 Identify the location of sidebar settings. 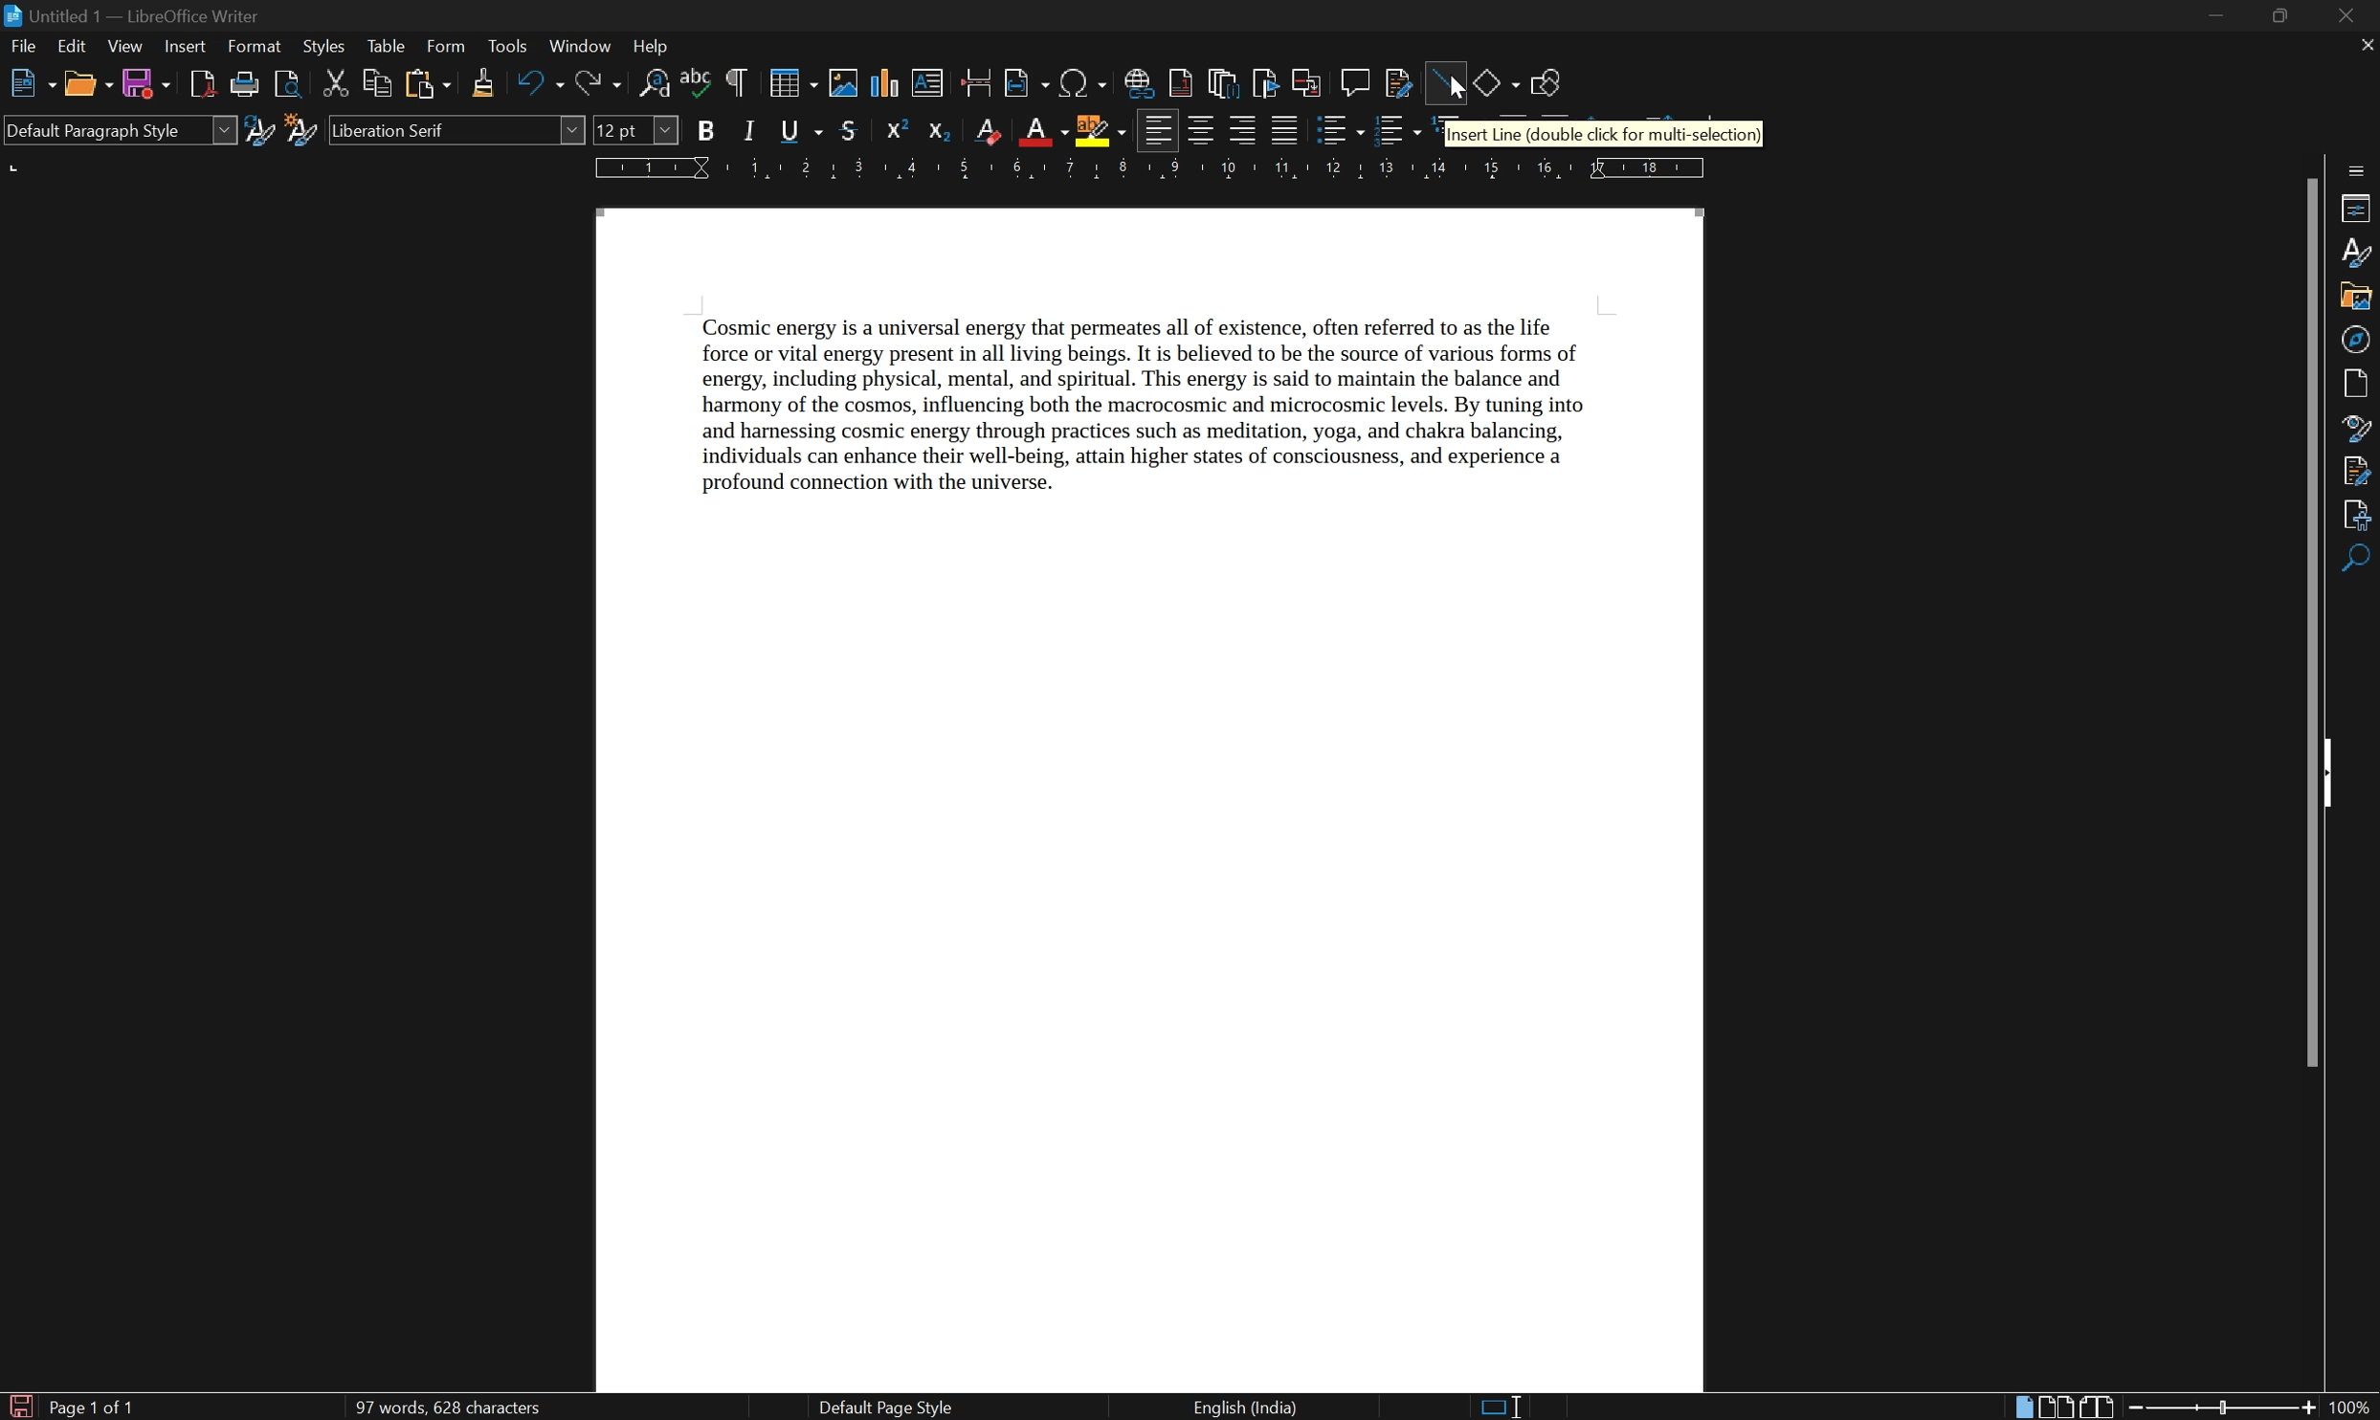
(2358, 167).